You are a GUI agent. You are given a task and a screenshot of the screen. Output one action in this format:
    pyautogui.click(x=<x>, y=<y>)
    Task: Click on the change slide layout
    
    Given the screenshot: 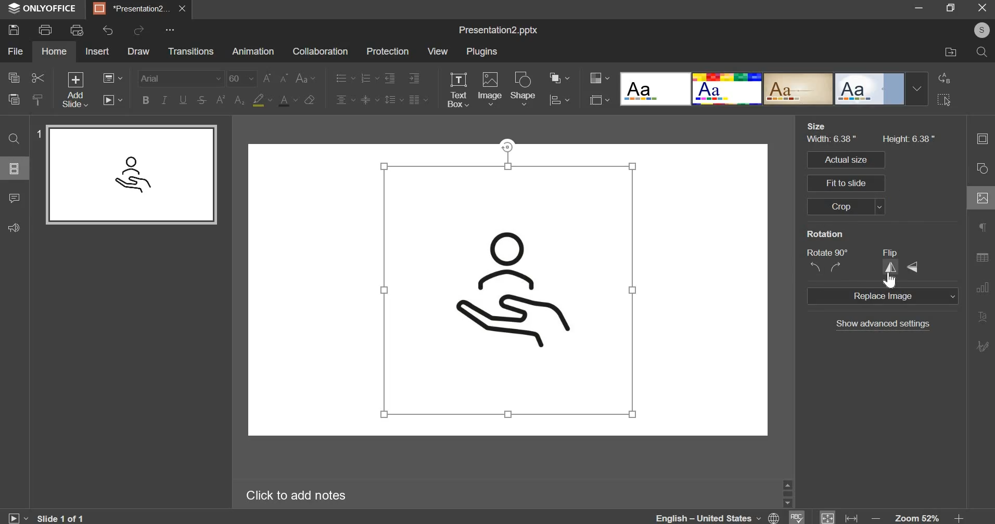 What is the action you would take?
    pyautogui.click(x=112, y=78)
    